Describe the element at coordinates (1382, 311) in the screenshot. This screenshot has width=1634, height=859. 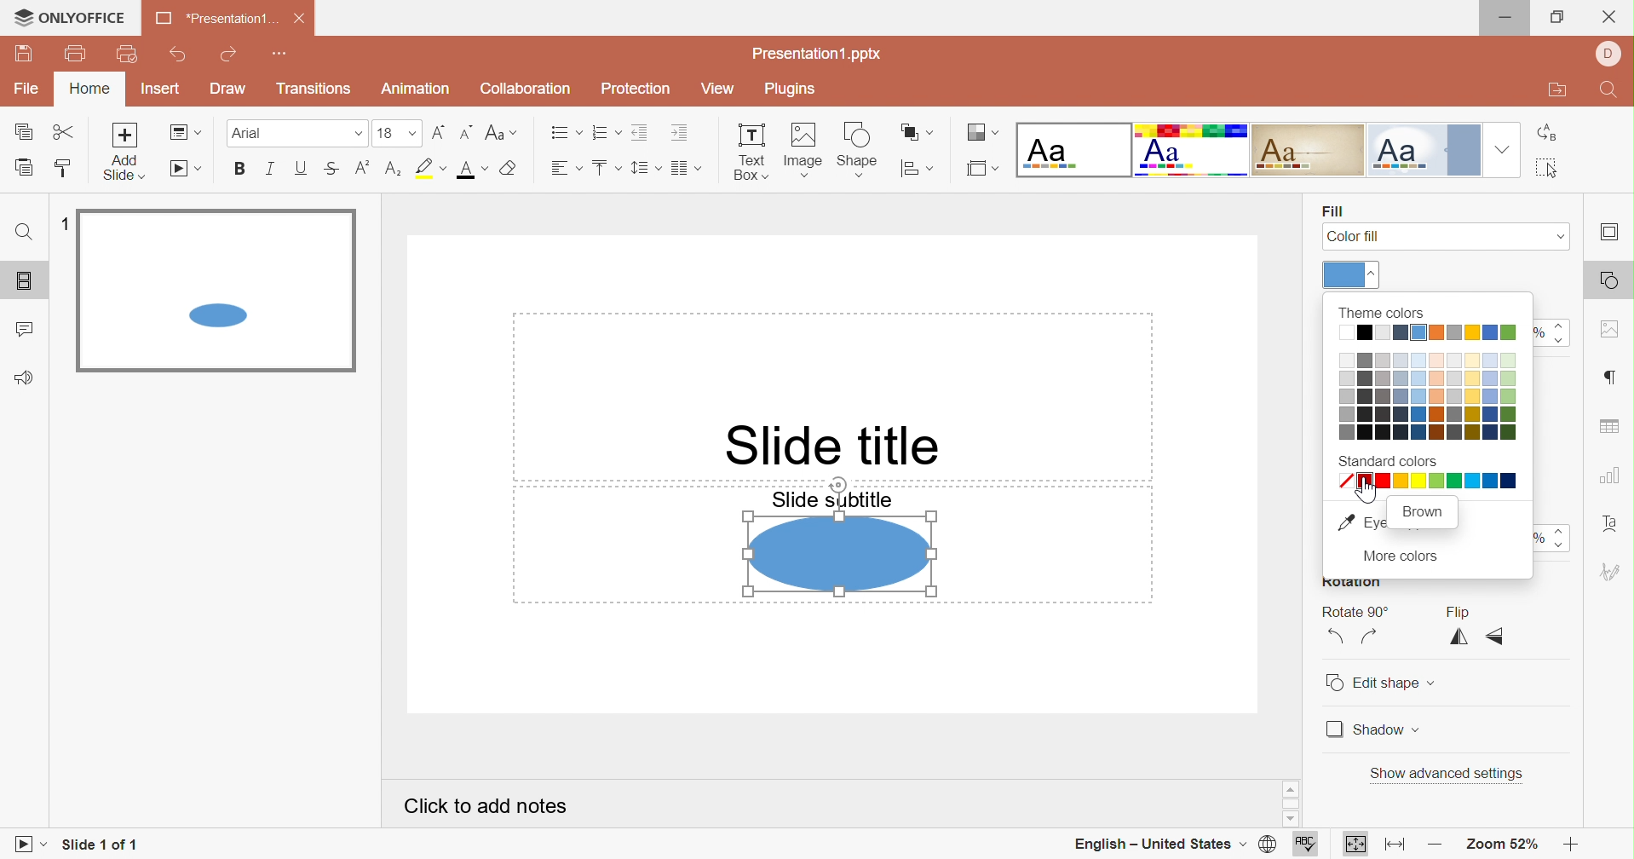
I see `Theme colors` at that location.